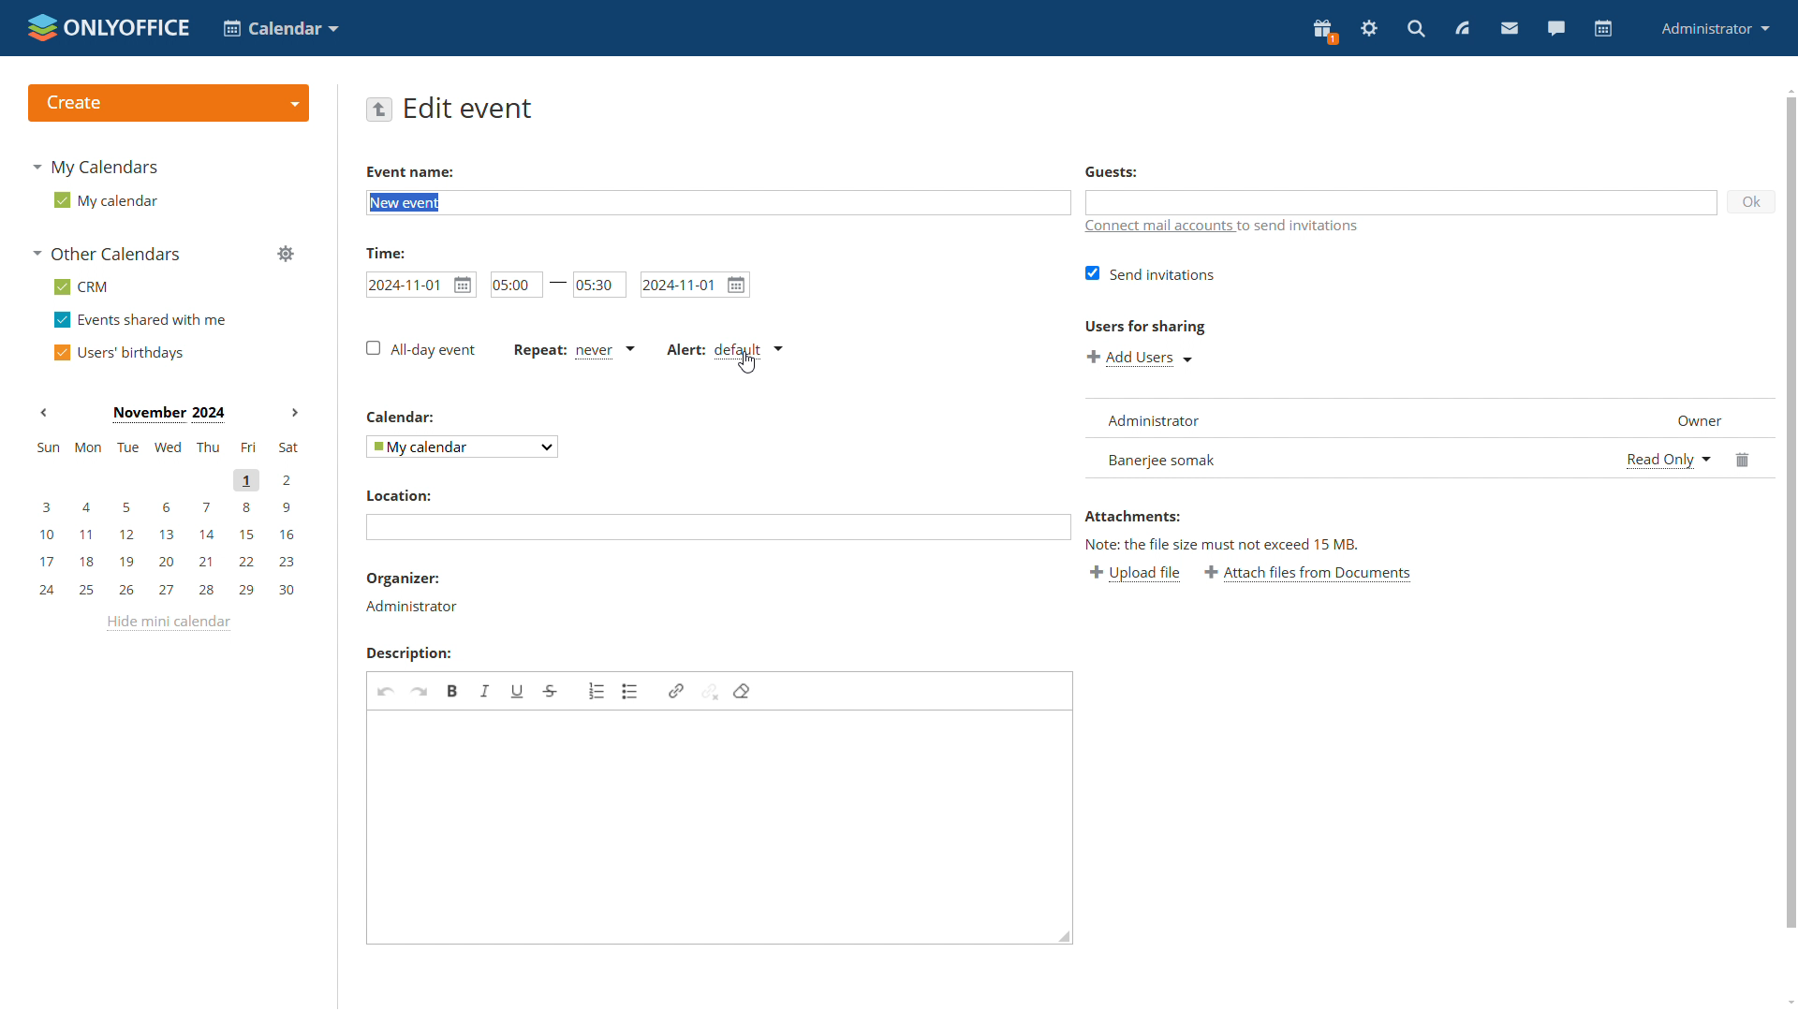 This screenshot has width=1798, height=1011. I want to click on , so click(401, 416).